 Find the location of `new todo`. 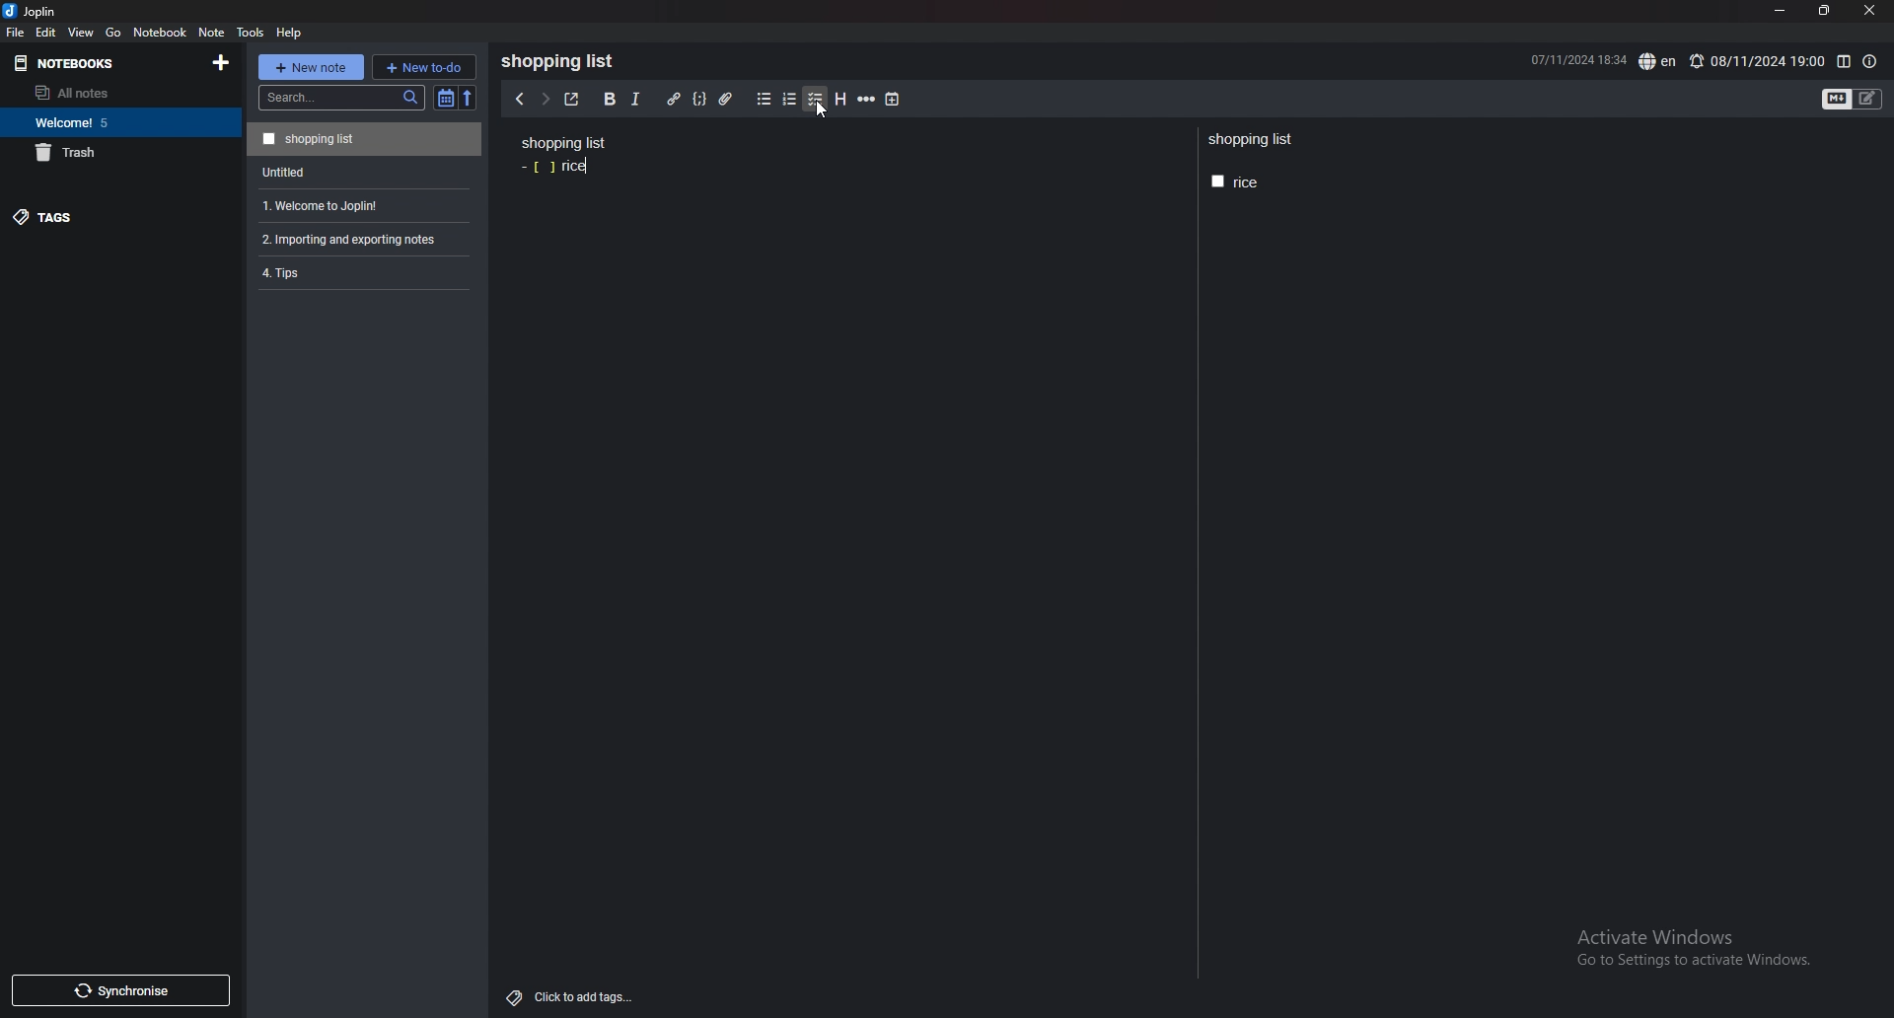

new todo is located at coordinates (423, 66).